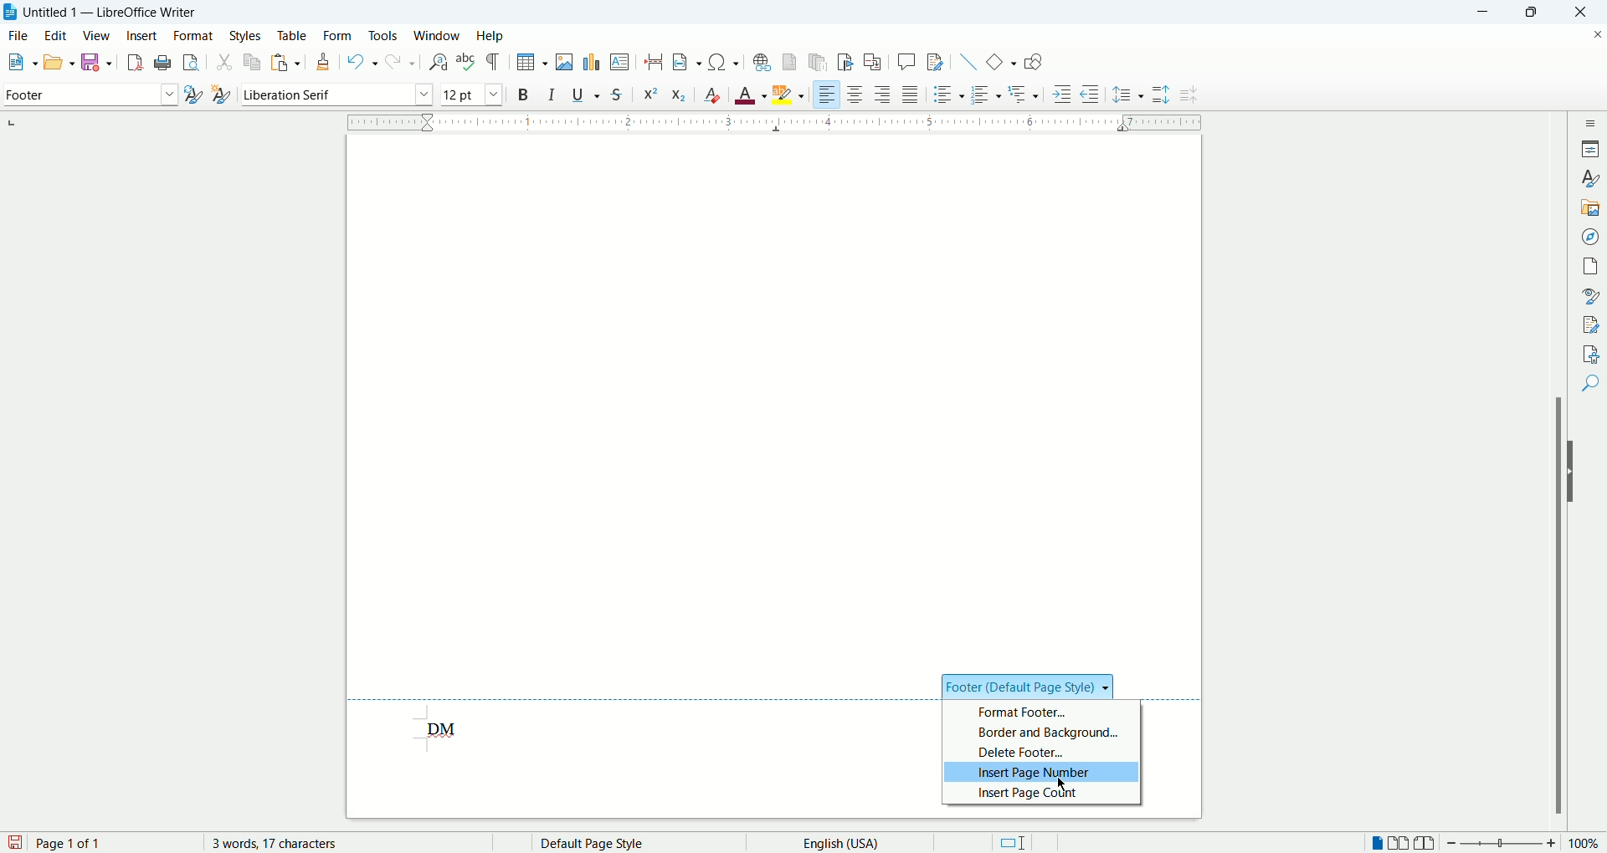  Describe the element at coordinates (220, 94) in the screenshot. I see `new style` at that location.